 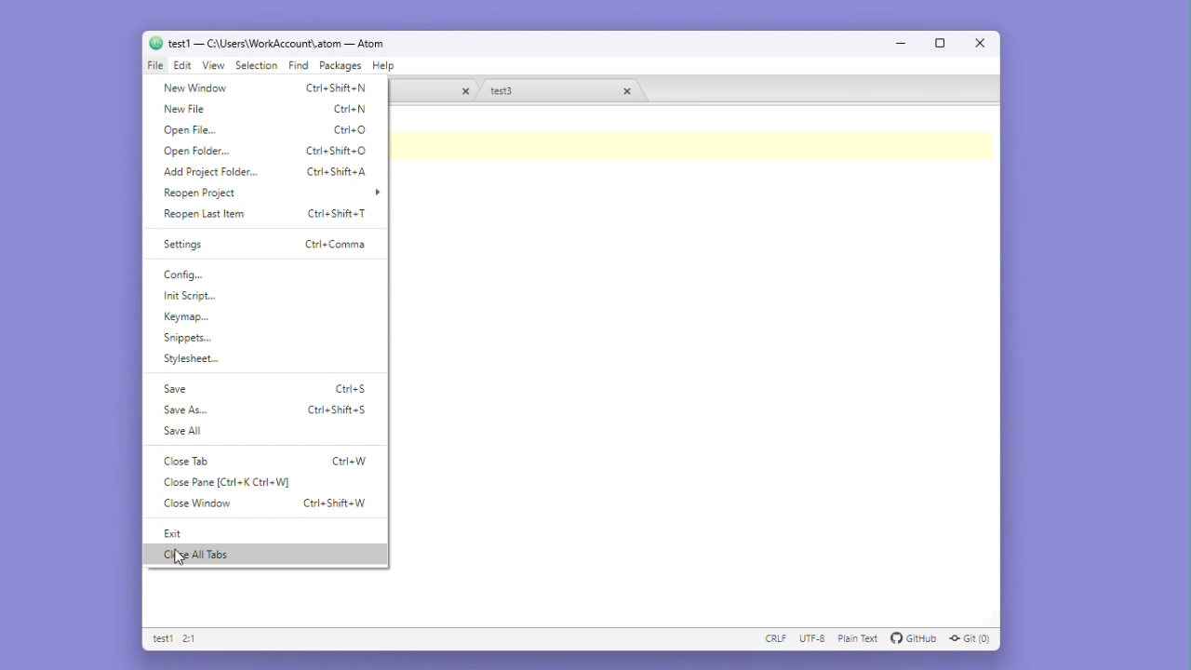 What do you see at coordinates (198, 87) in the screenshot?
I see `New window` at bounding box center [198, 87].